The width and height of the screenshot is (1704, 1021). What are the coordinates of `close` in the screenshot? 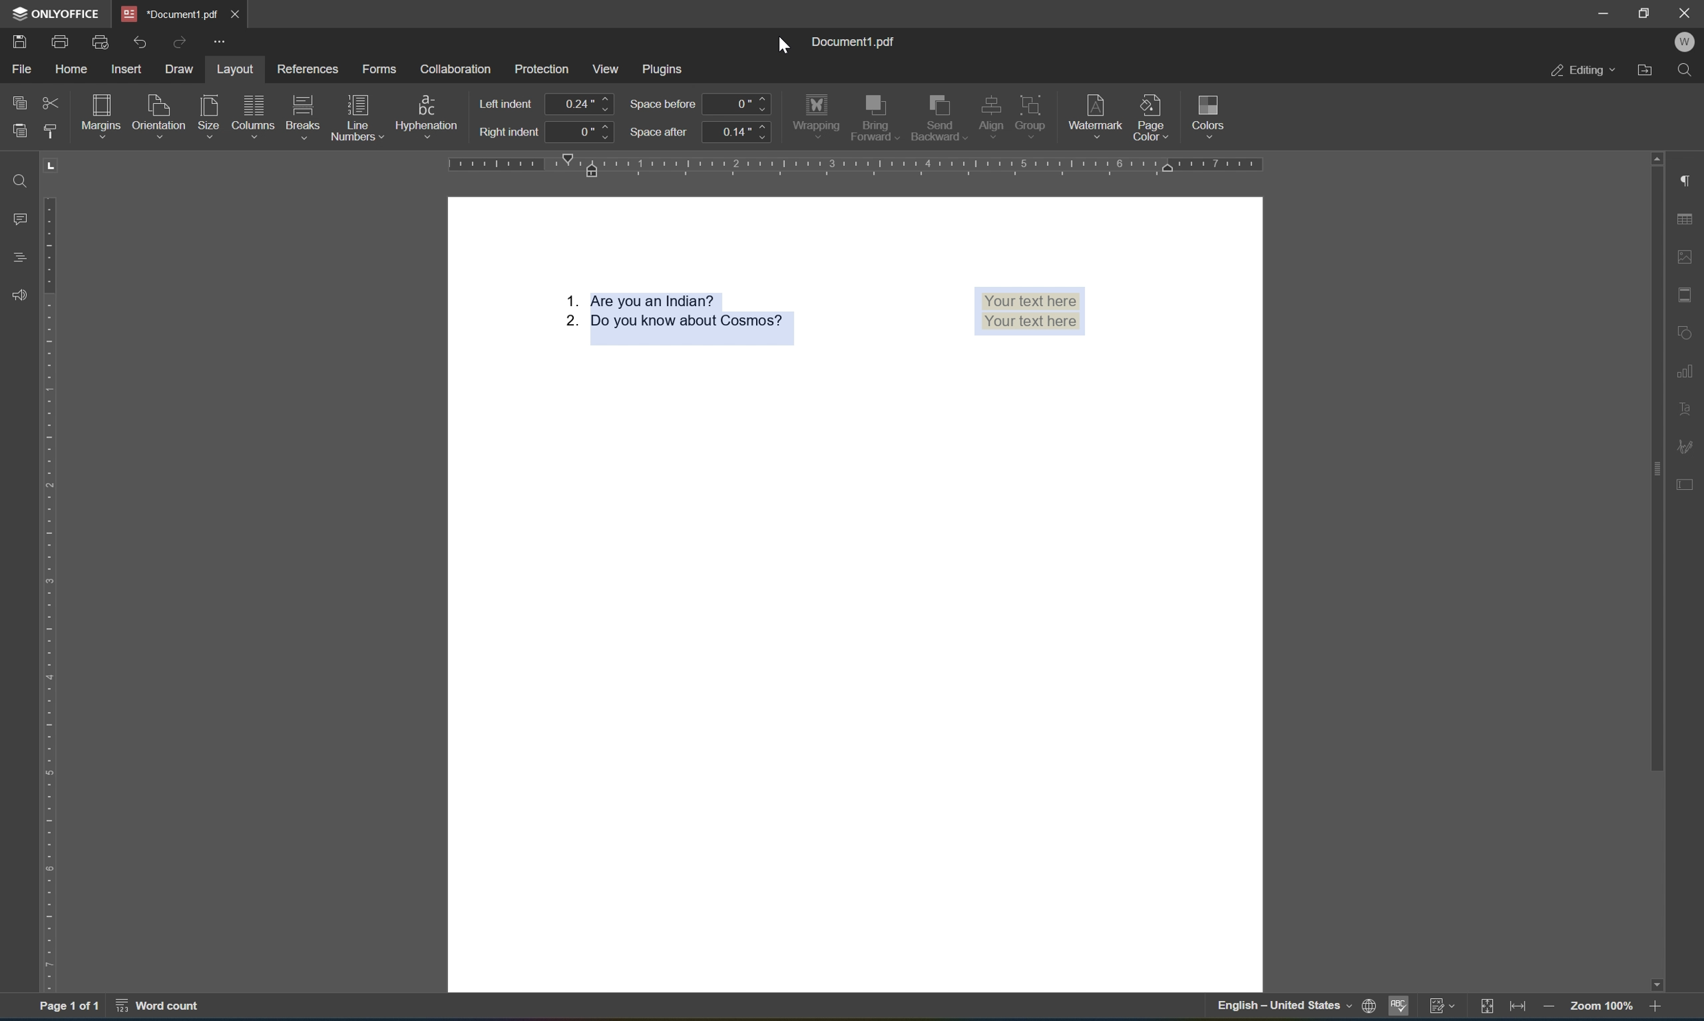 It's located at (235, 12).